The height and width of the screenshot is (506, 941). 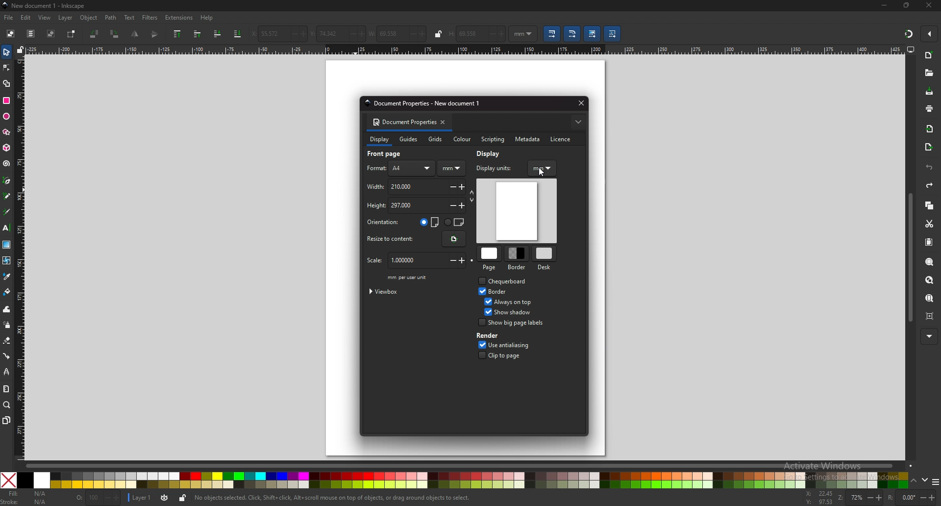 I want to click on +, so click(x=934, y=497).